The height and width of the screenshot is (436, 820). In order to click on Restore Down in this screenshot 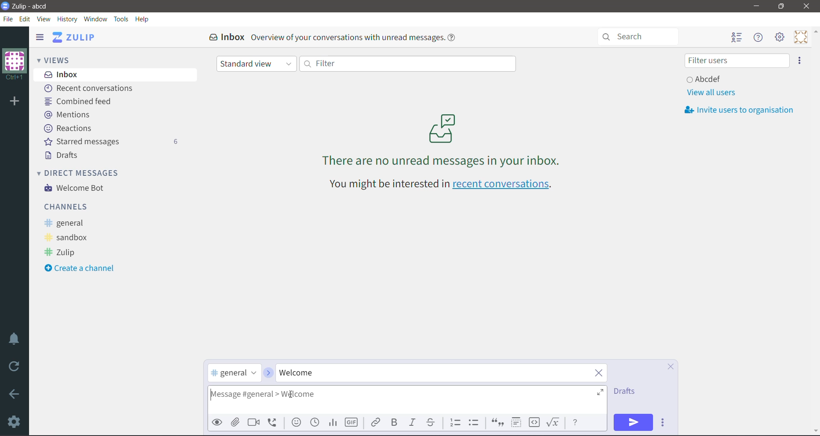, I will do `click(781, 6)`.